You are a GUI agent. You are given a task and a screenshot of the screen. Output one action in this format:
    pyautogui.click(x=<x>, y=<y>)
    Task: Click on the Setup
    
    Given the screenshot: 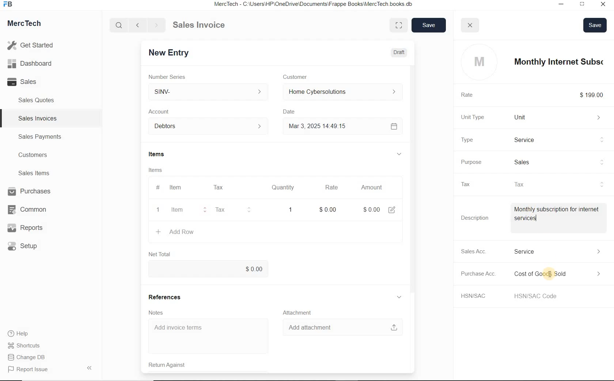 What is the action you would take?
    pyautogui.click(x=31, y=246)
    